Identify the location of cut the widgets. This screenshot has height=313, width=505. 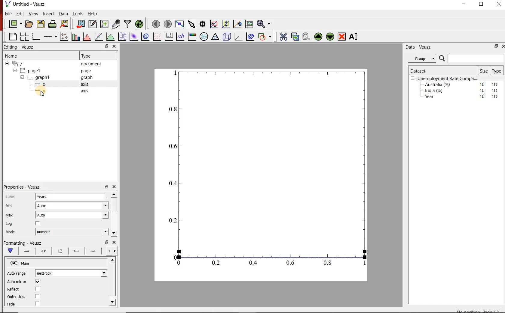
(283, 37).